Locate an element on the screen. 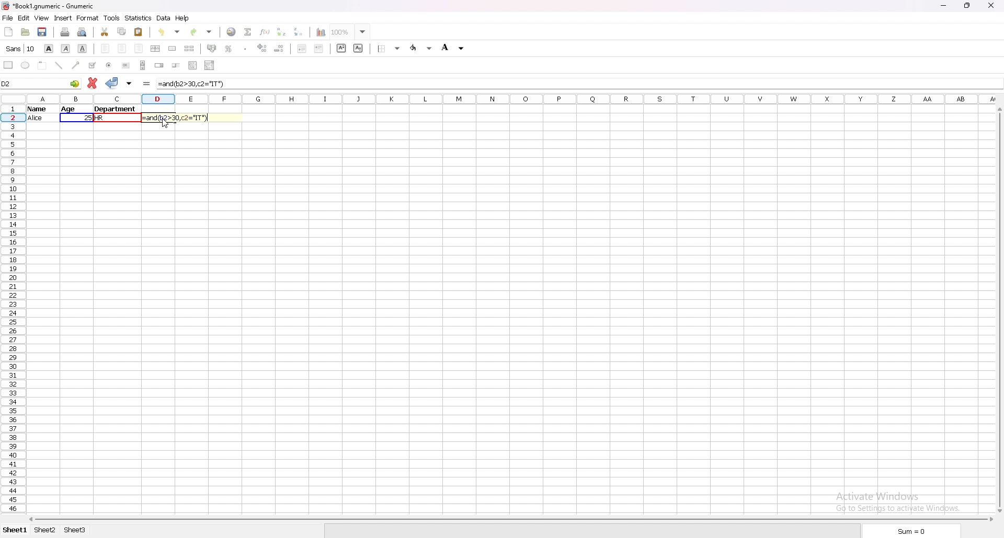 The height and width of the screenshot is (538, 1004). accept changes is located at coordinates (112, 83).